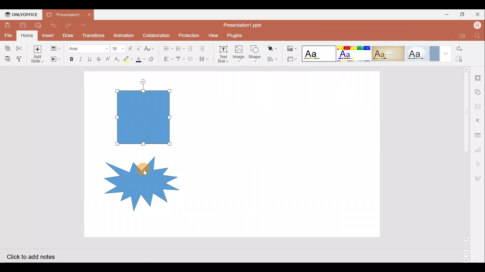 The height and width of the screenshot is (272, 485). What do you see at coordinates (288, 154) in the screenshot?
I see `Presentation slide` at bounding box center [288, 154].